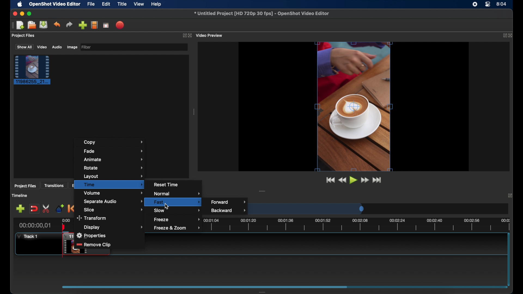 Image resolution: width=523 pixels, height=294 pixels. I want to click on maximize, so click(30, 14).